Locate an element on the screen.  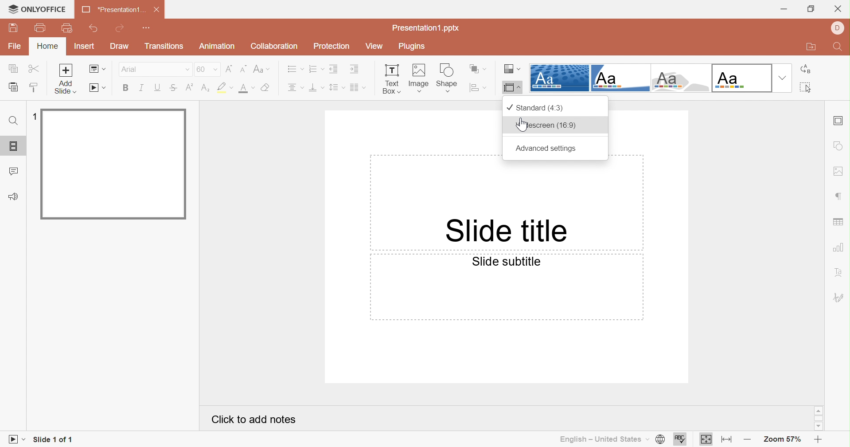
Open file location is located at coordinates (813, 47).